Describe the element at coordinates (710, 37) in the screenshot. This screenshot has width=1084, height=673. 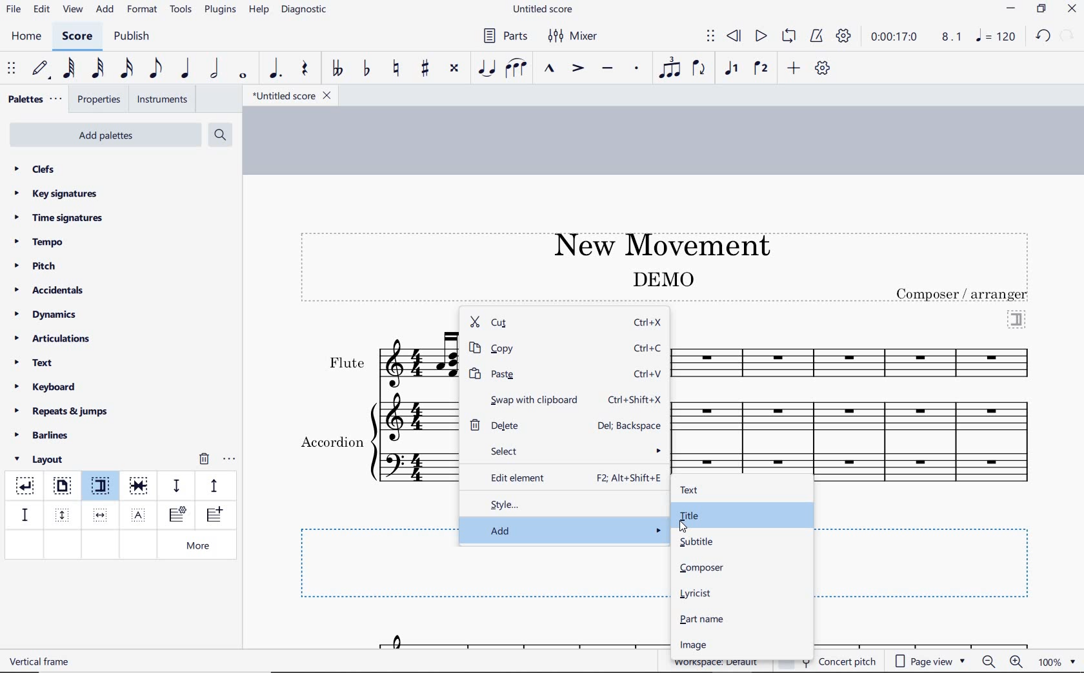
I see `select to move` at that location.